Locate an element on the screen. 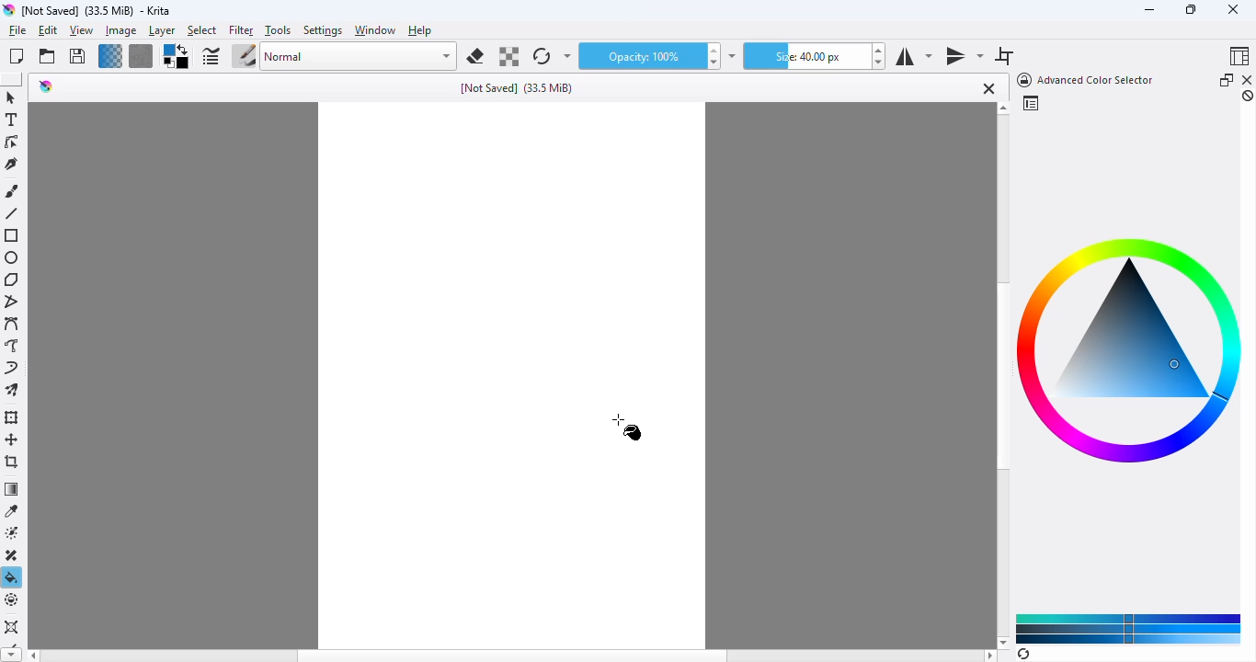 The height and width of the screenshot is (662, 1256). logo is located at coordinates (8, 10).